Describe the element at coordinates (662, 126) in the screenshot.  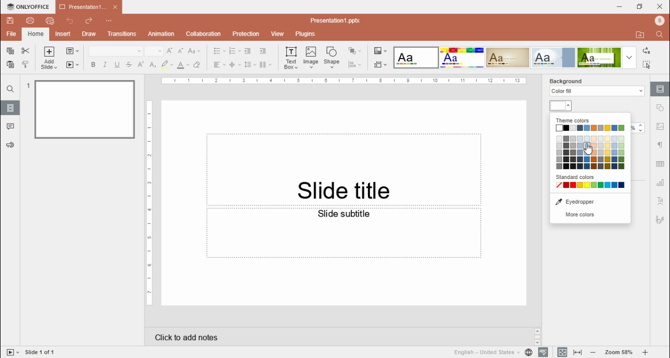
I see `image settings` at that location.